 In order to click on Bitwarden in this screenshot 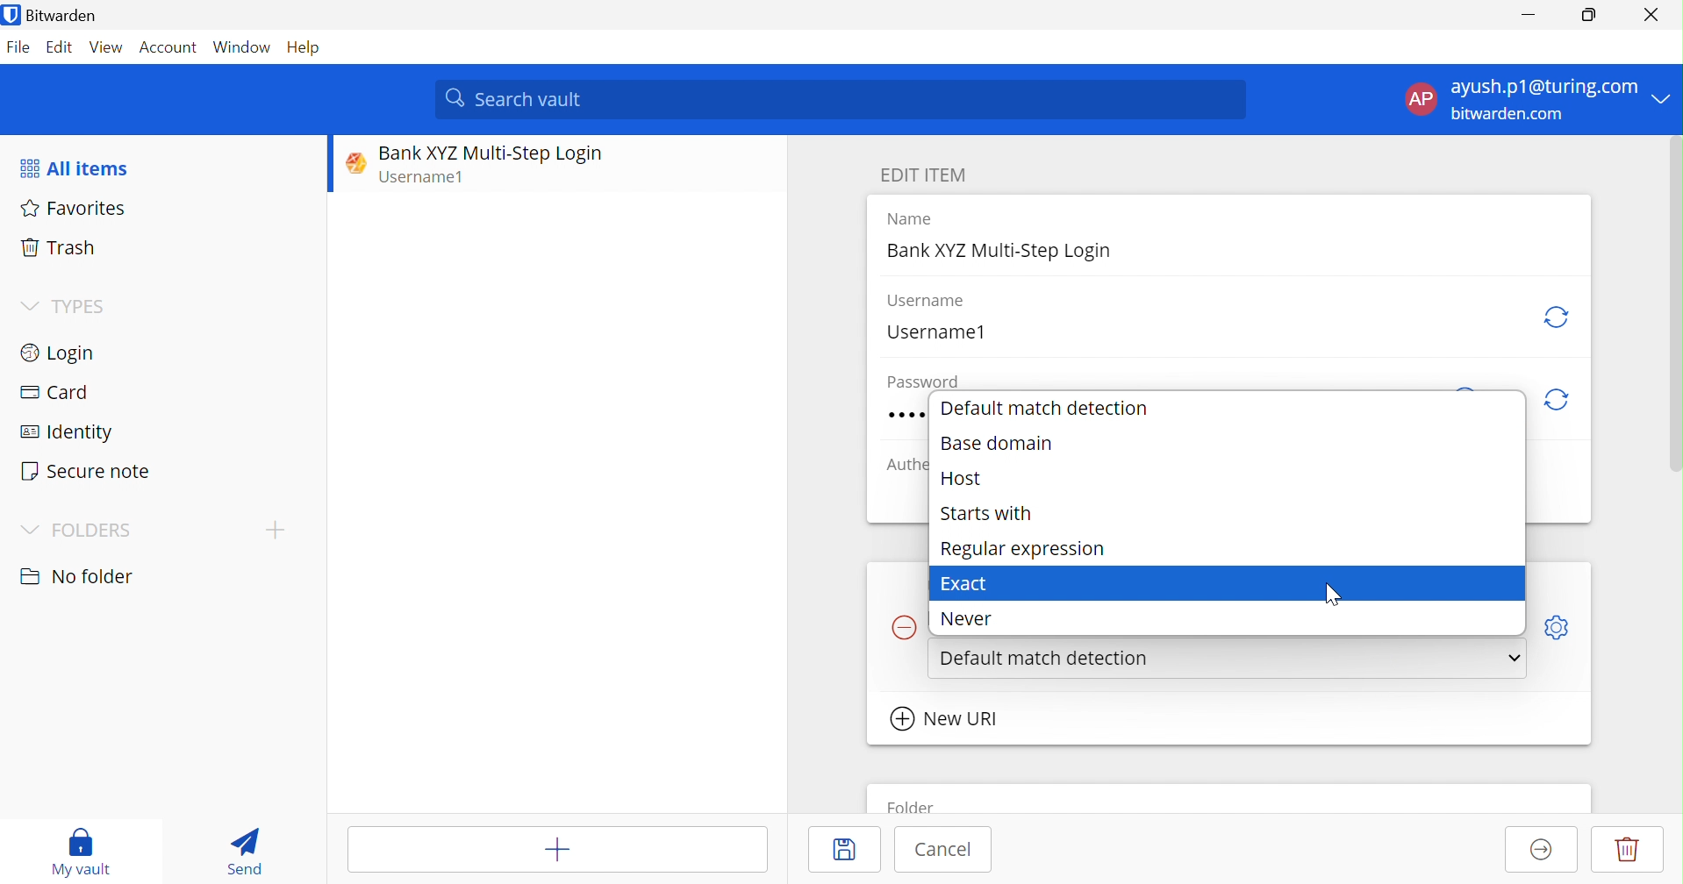, I will do `click(54, 17)`.